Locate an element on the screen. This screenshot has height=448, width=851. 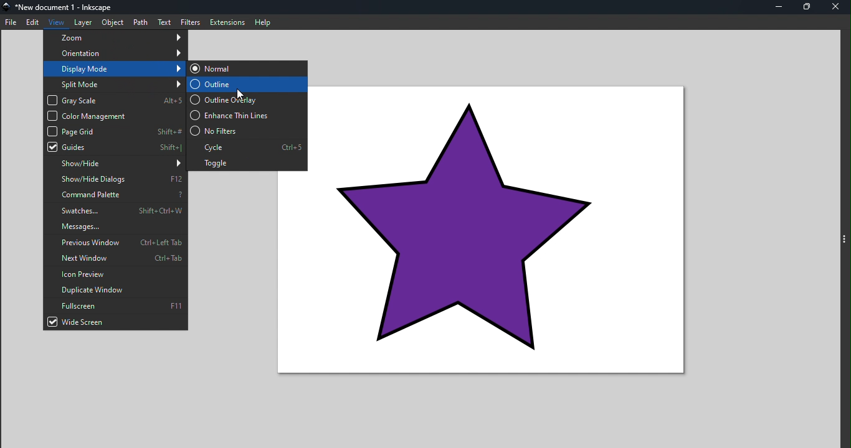
Toggle is located at coordinates (247, 162).